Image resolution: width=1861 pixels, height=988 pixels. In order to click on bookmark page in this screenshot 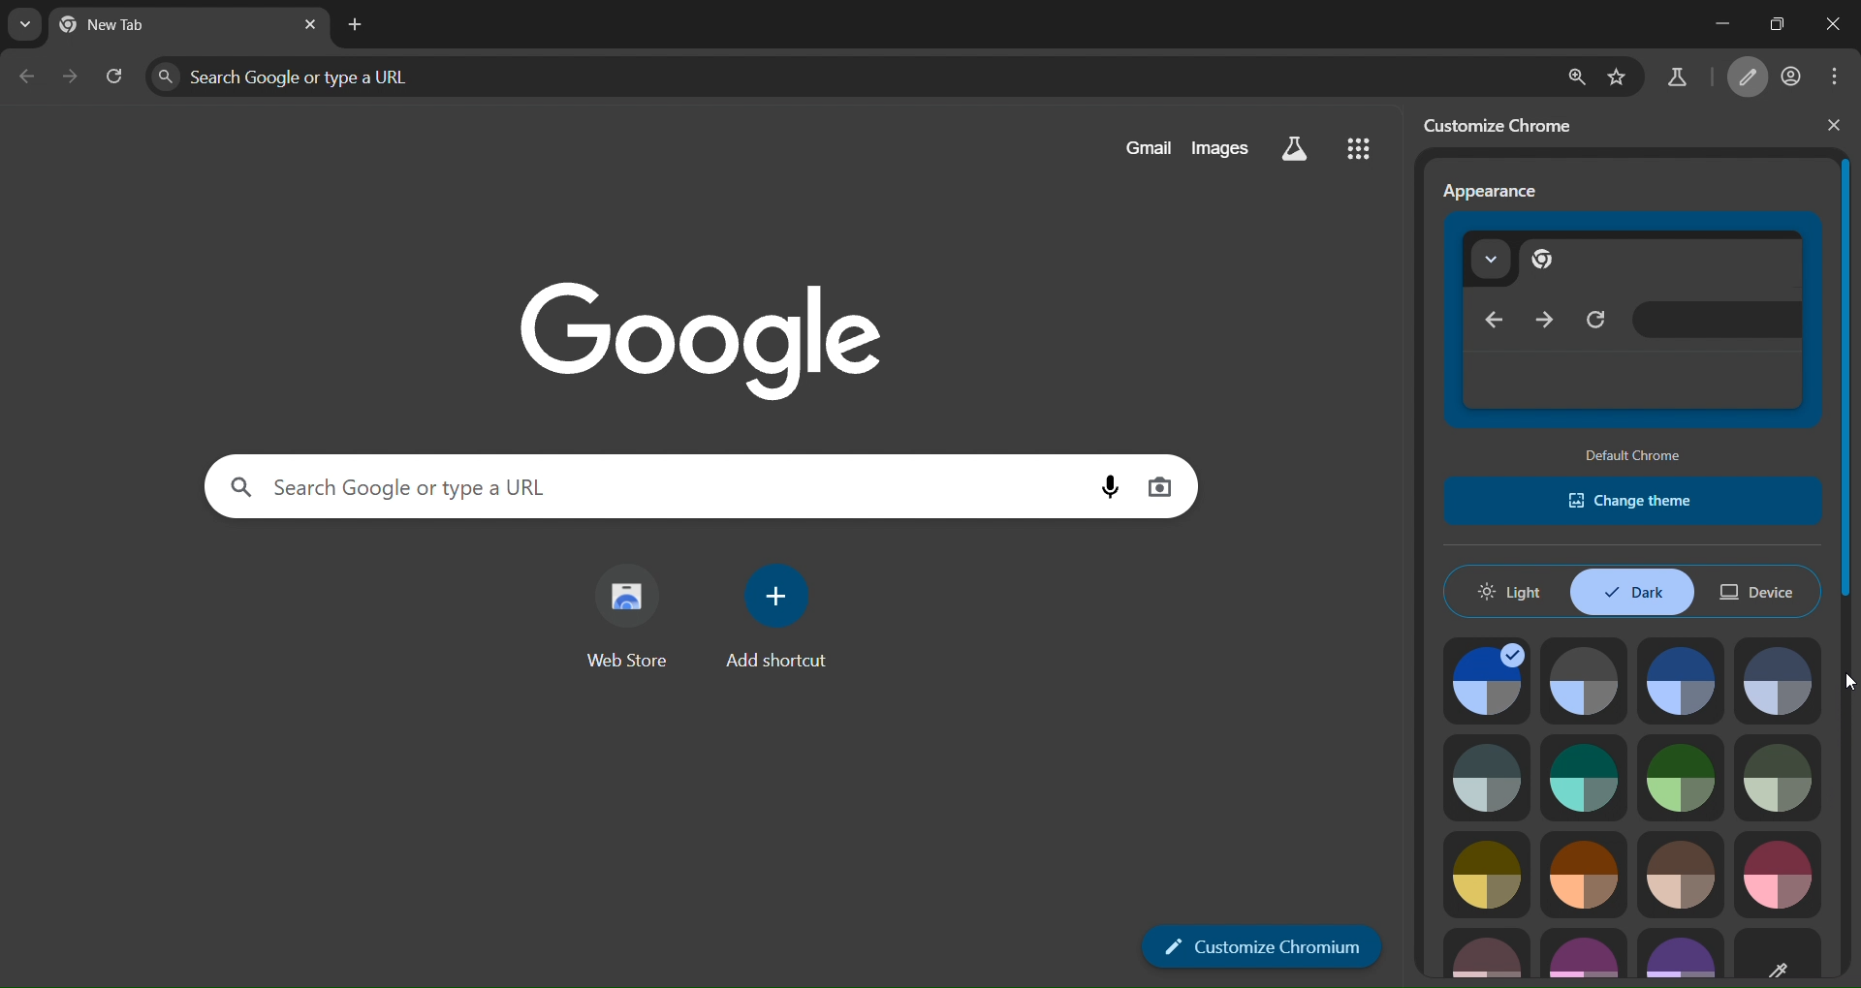, I will do `click(1618, 76)`.